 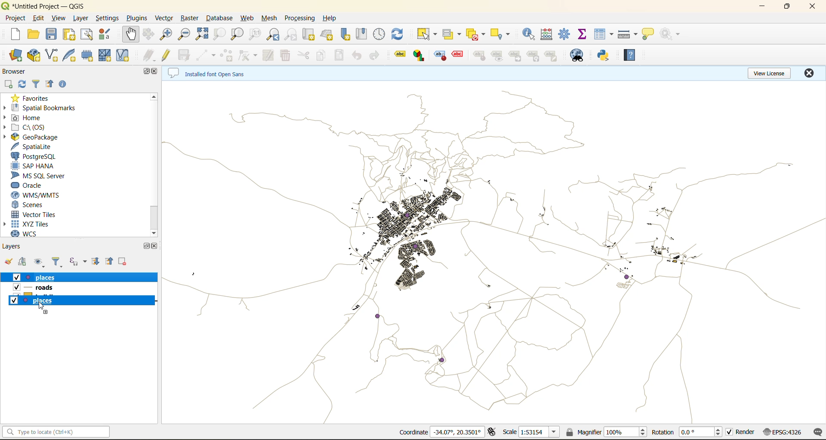 What do you see at coordinates (97, 262) in the screenshot?
I see `expand all` at bounding box center [97, 262].